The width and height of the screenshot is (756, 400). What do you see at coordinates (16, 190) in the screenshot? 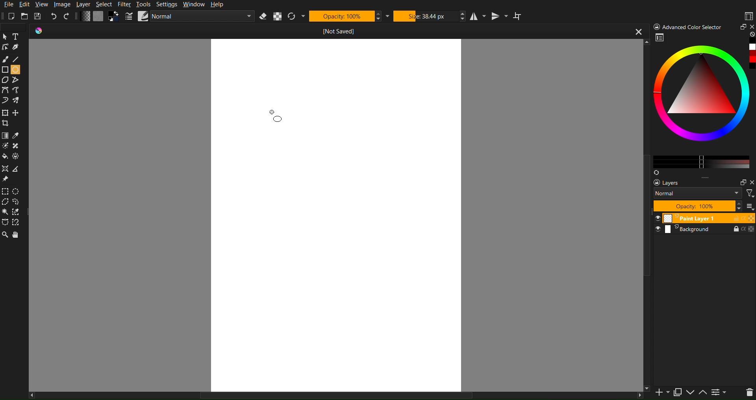
I see `Selction Circle` at bounding box center [16, 190].